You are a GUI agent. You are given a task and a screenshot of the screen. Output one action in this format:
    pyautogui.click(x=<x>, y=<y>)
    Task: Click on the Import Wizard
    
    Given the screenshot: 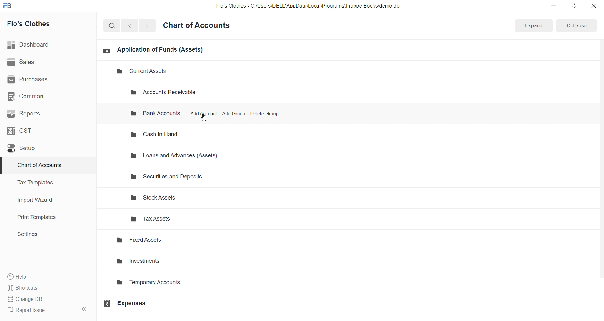 What is the action you would take?
    pyautogui.click(x=45, y=200)
    